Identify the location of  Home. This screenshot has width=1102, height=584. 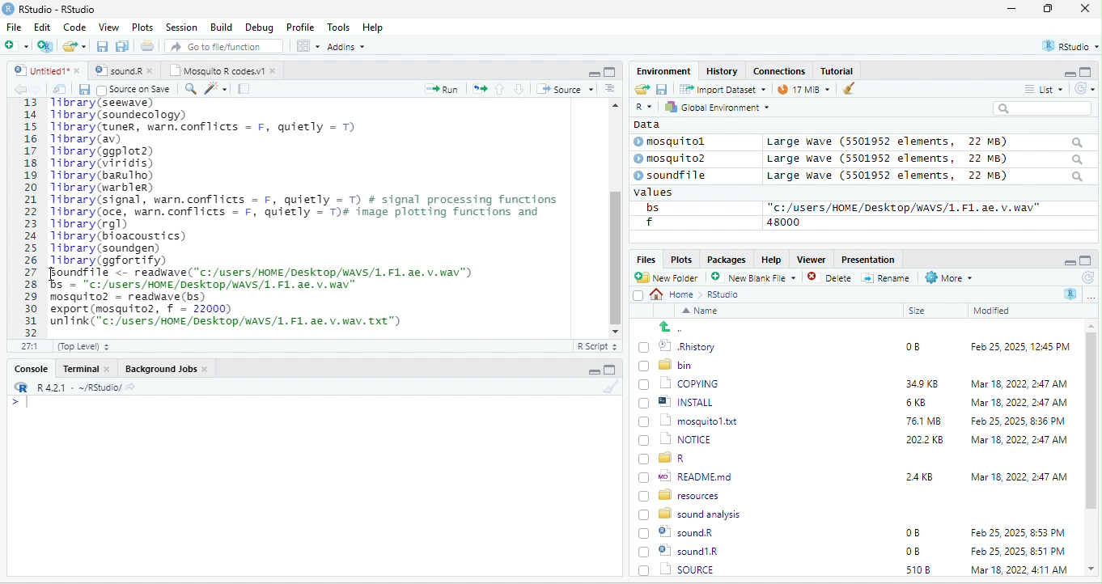
(676, 294).